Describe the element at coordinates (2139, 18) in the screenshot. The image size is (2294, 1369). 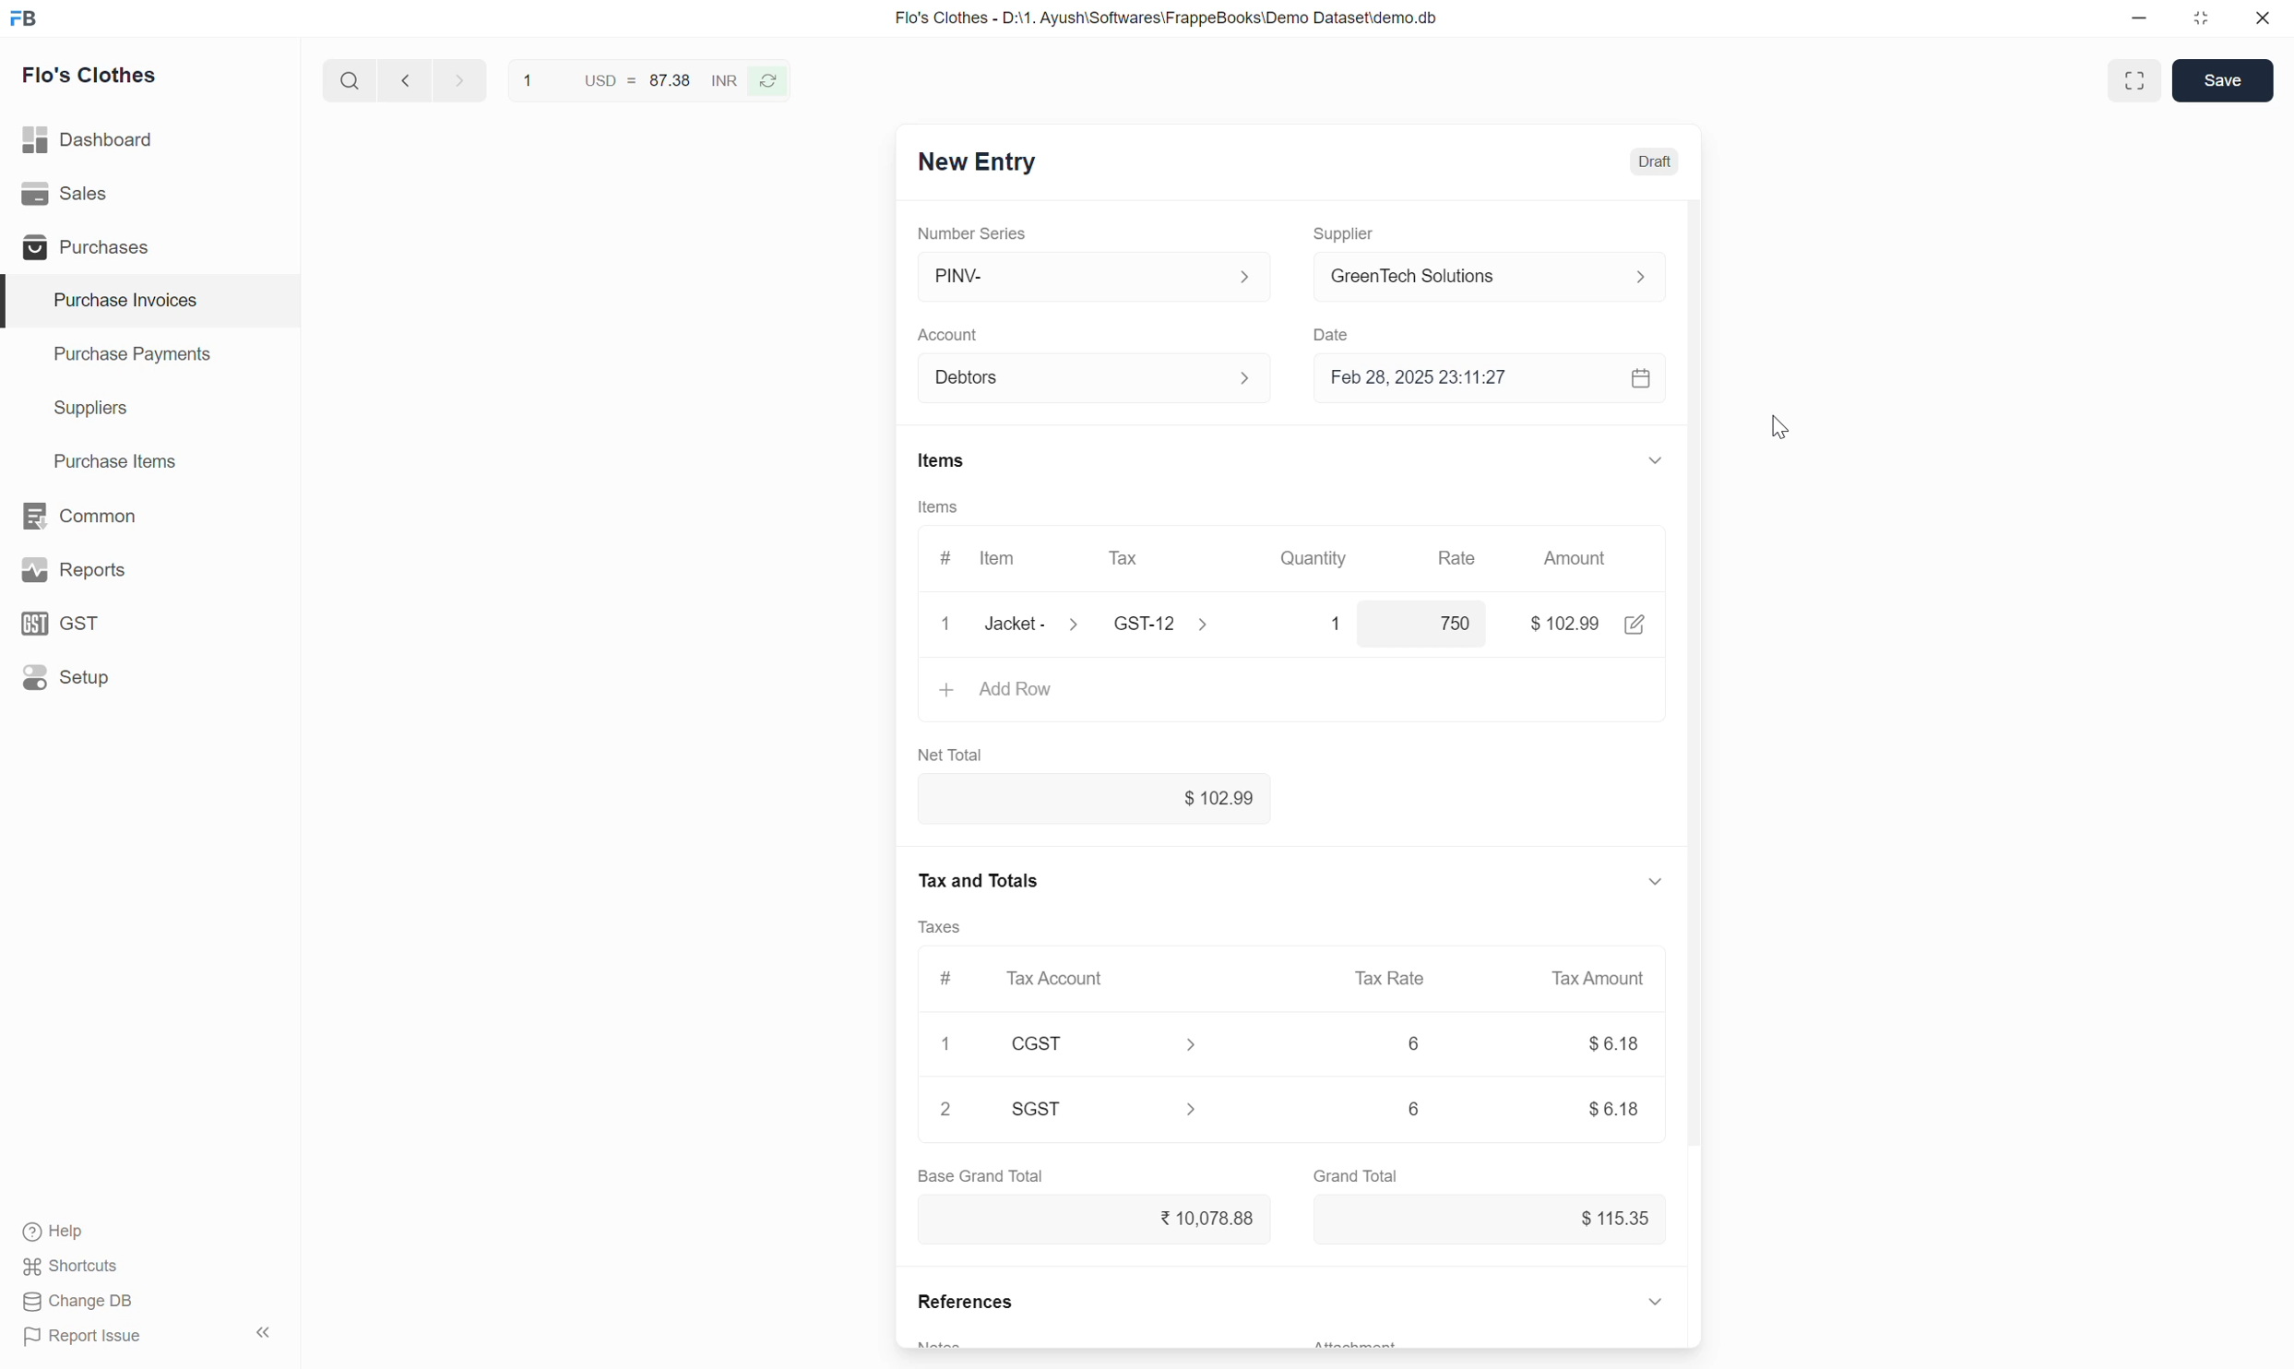
I see `Minimize` at that location.